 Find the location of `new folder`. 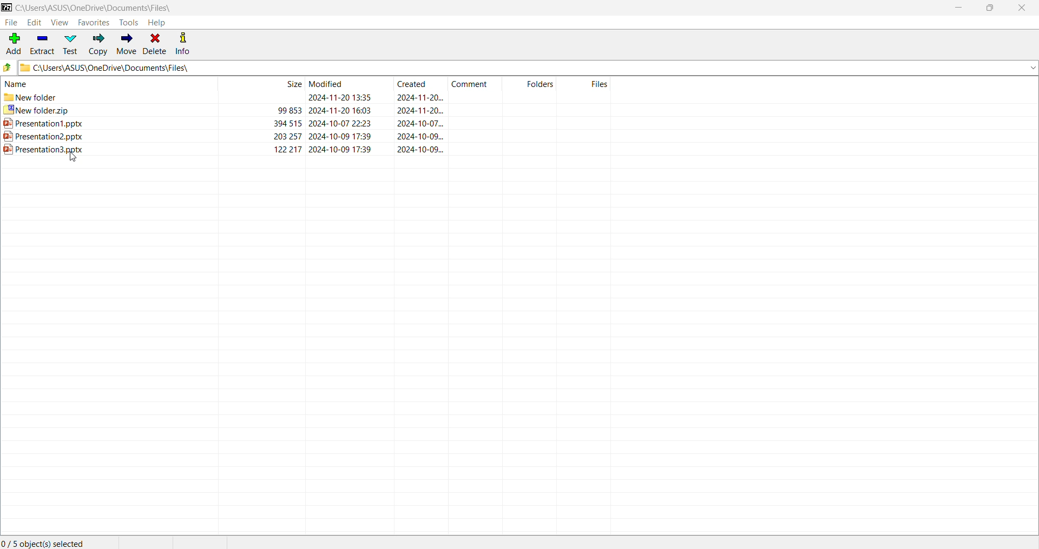

new folder is located at coordinates (307, 98).